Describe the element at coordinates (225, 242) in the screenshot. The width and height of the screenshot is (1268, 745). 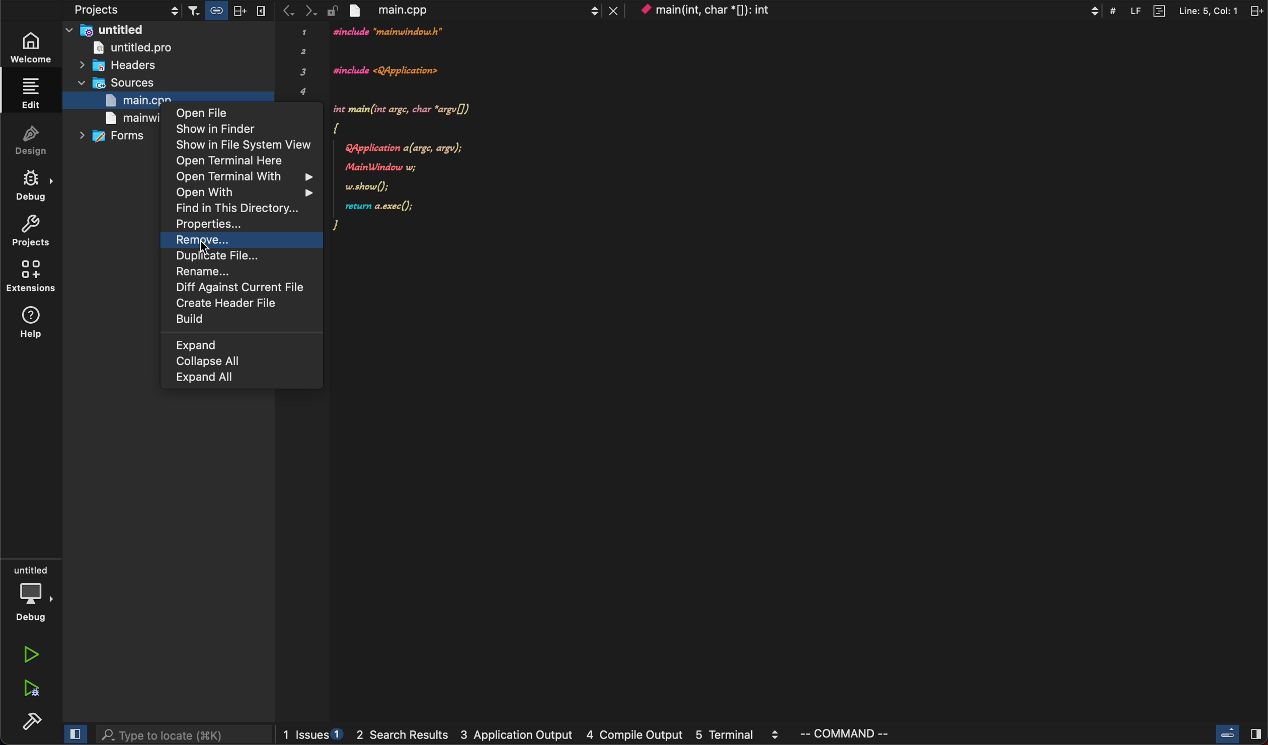
I see `remove` at that location.